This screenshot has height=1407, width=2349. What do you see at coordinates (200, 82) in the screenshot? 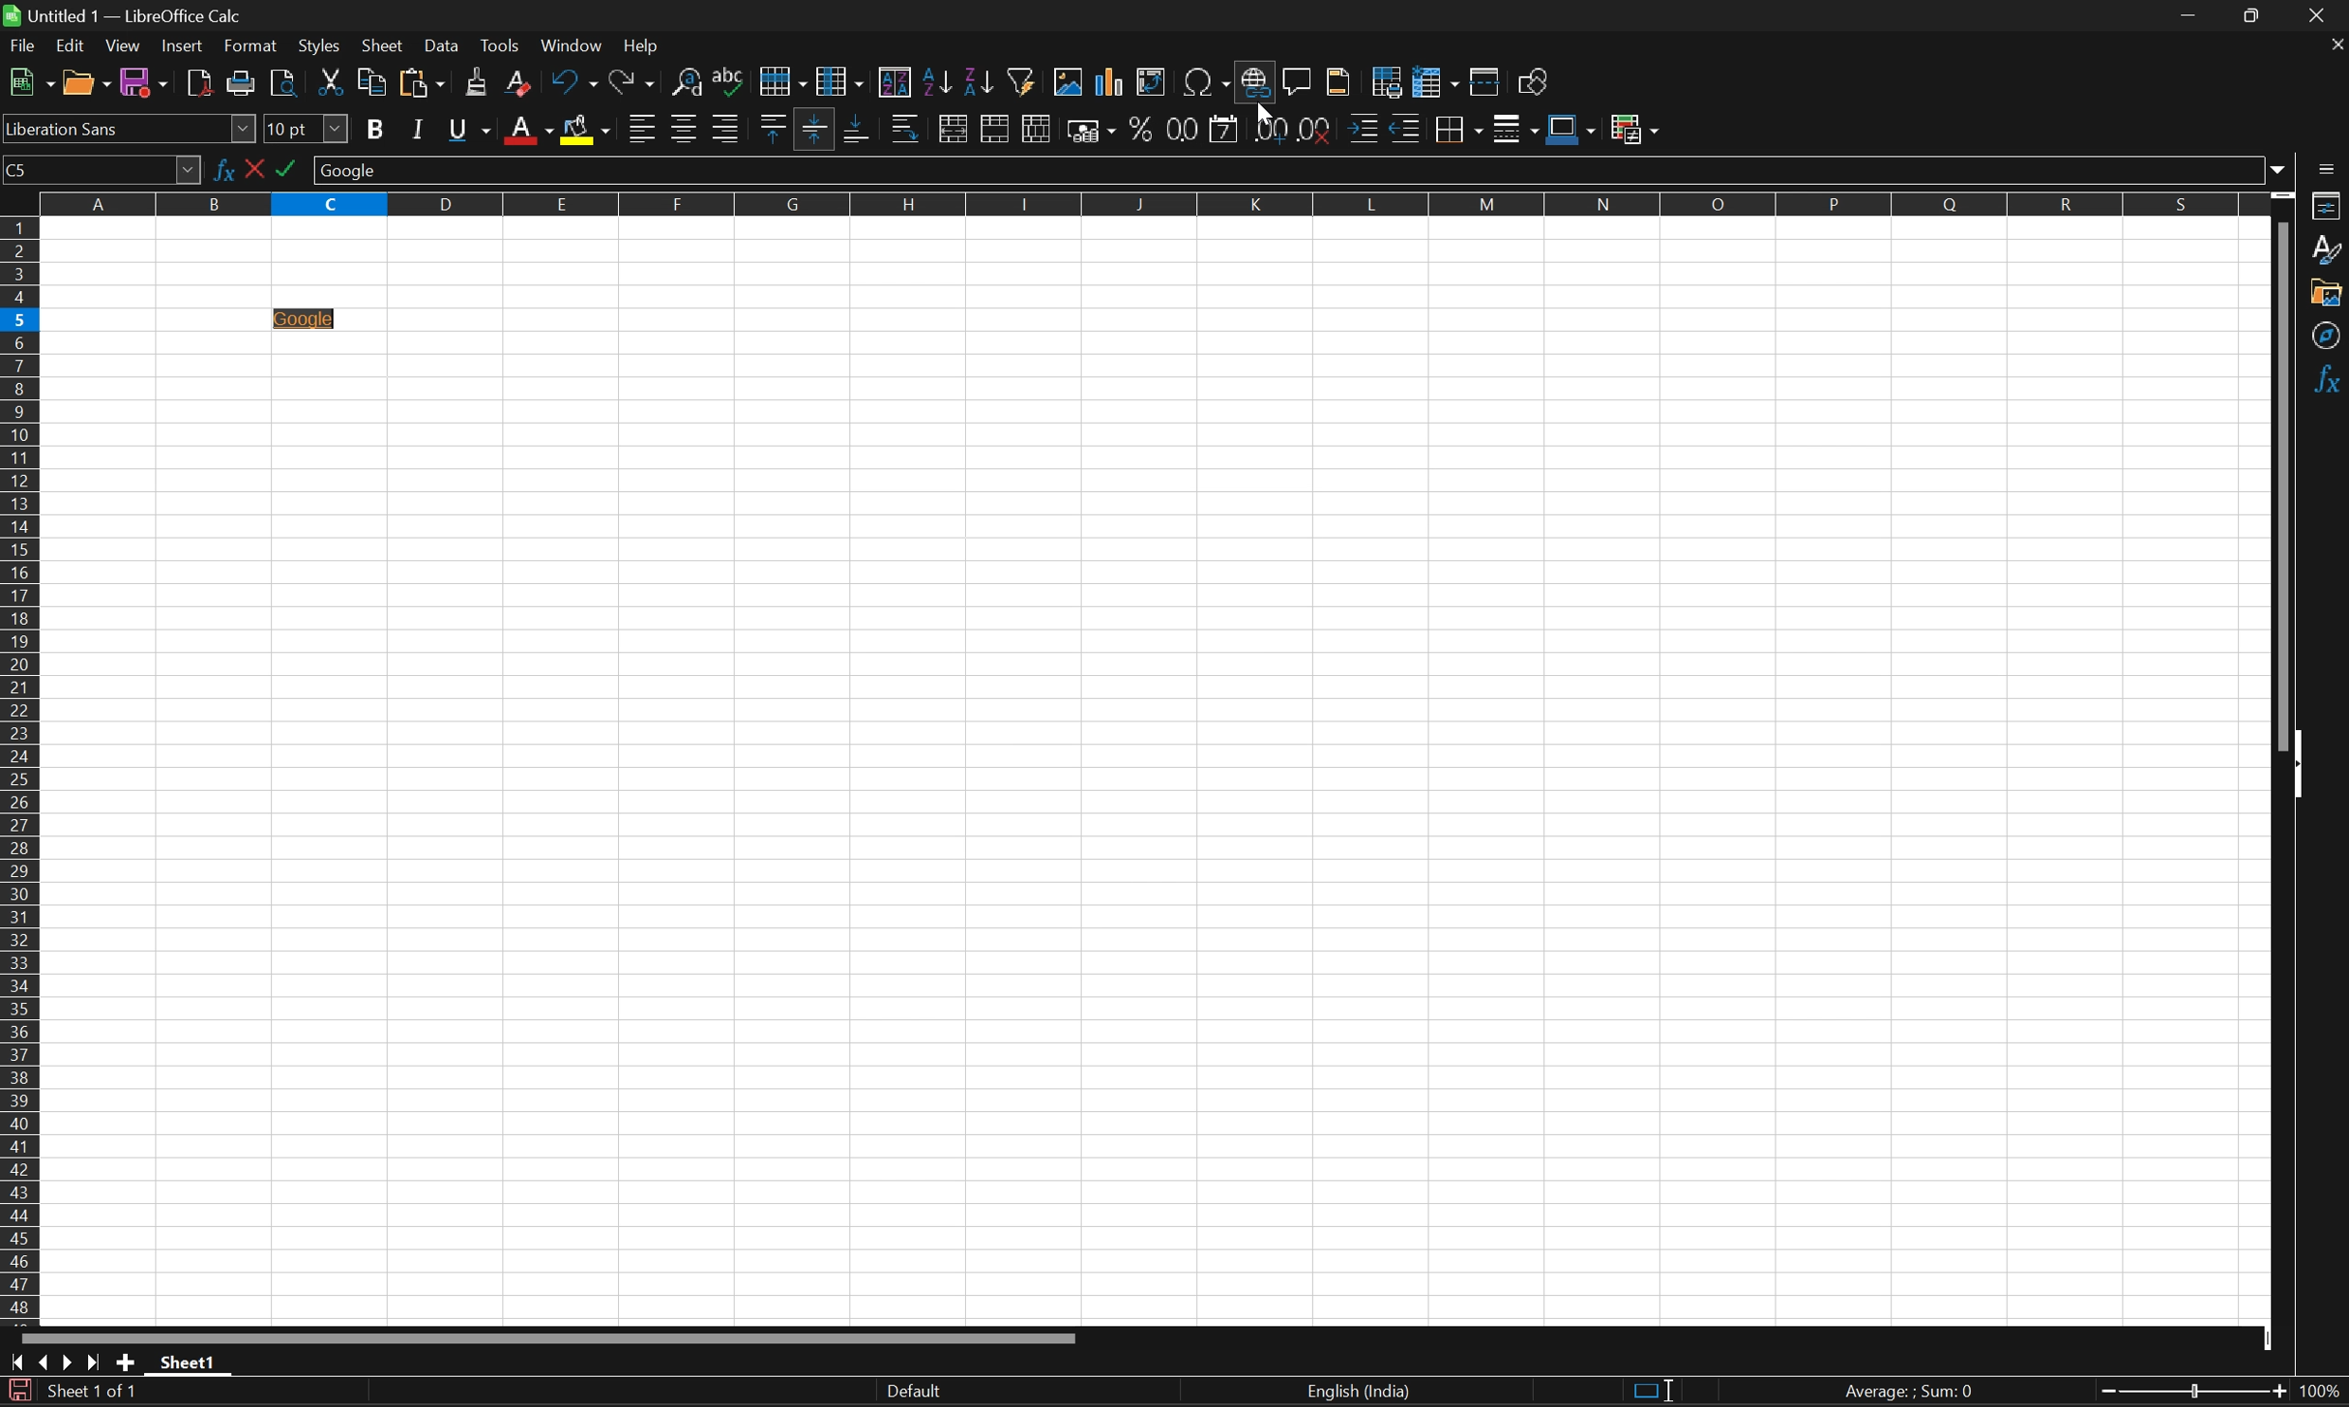
I see `Export directly as PDF` at bounding box center [200, 82].